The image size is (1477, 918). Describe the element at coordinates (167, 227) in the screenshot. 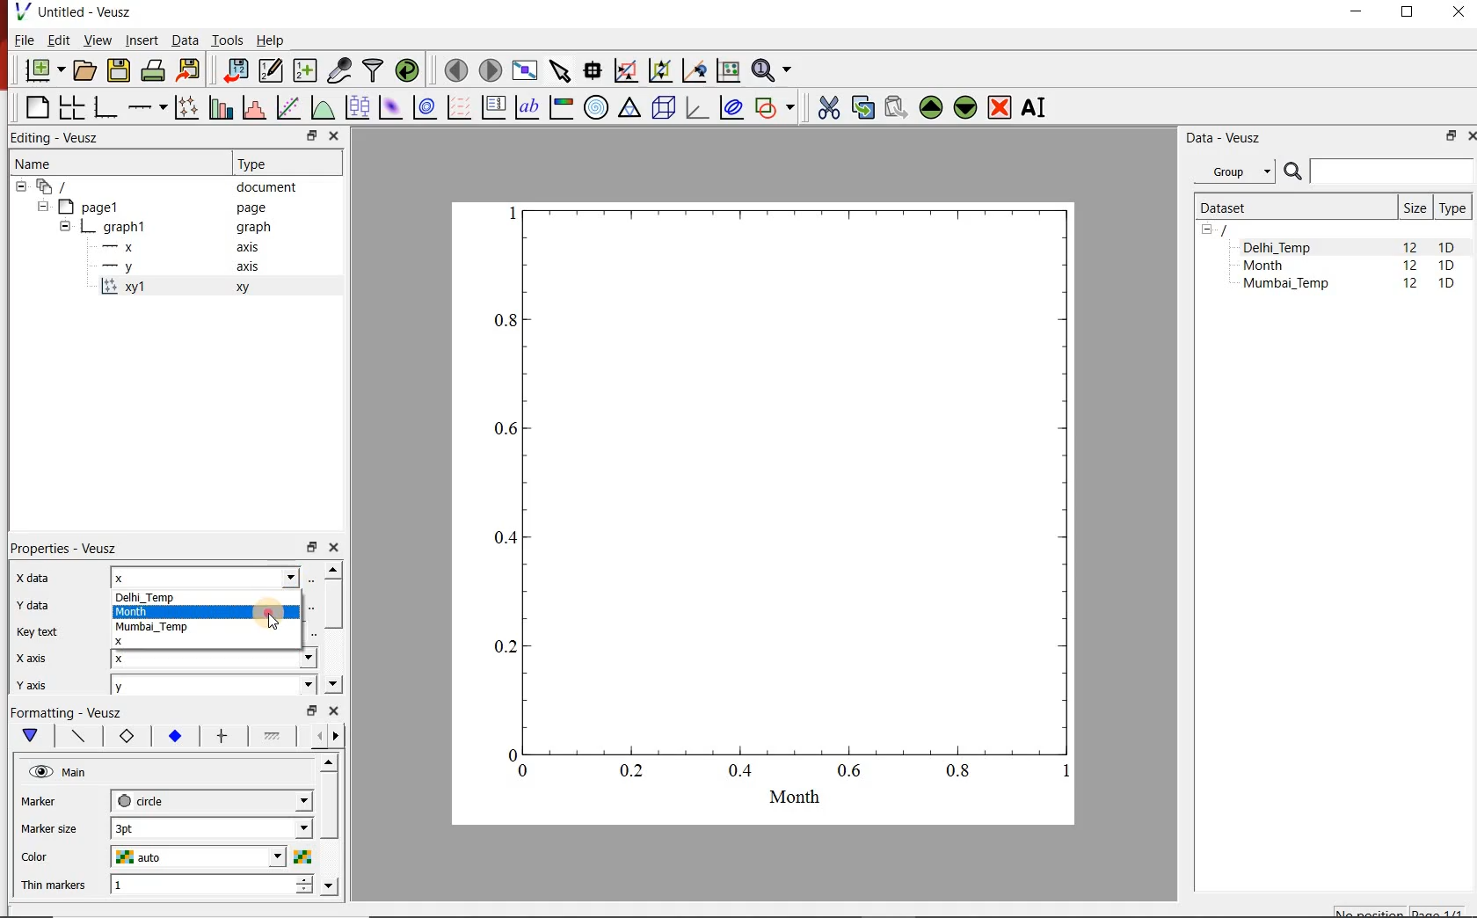

I see `graph1` at that location.